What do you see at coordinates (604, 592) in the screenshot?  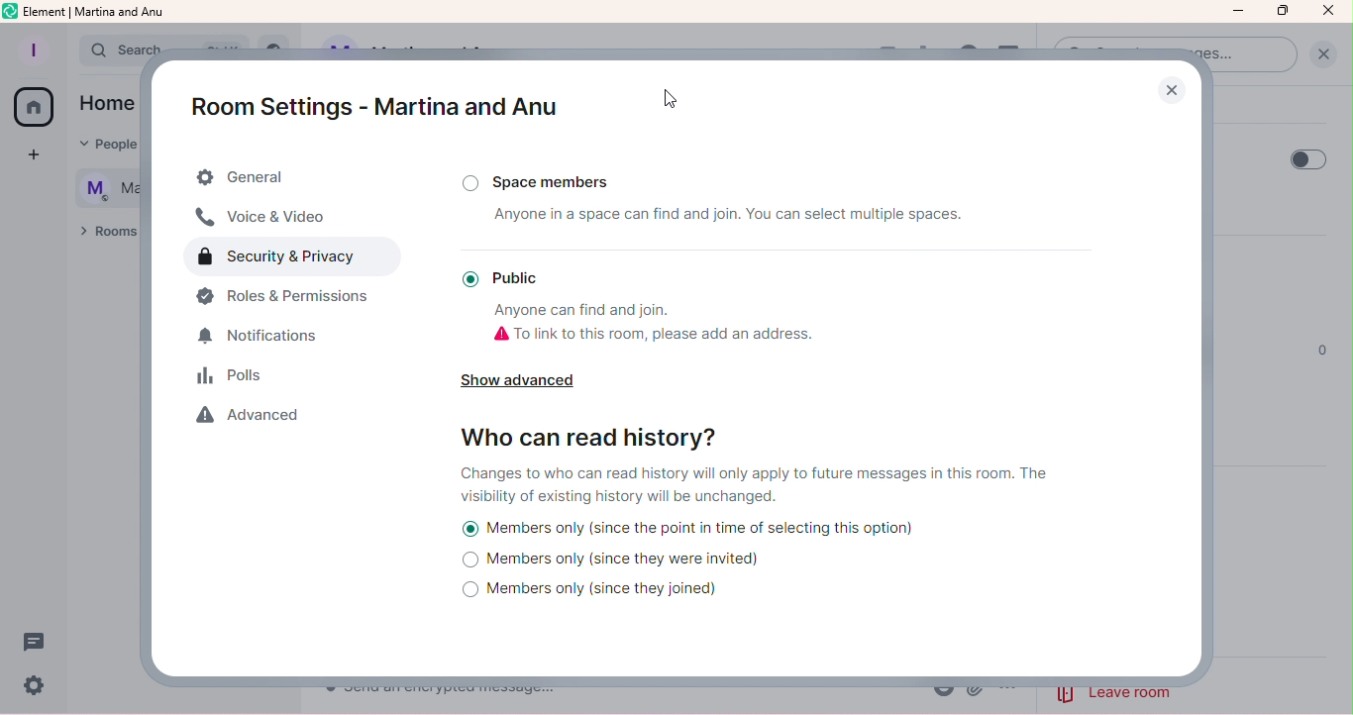 I see `Members only (since they joined)` at bounding box center [604, 592].